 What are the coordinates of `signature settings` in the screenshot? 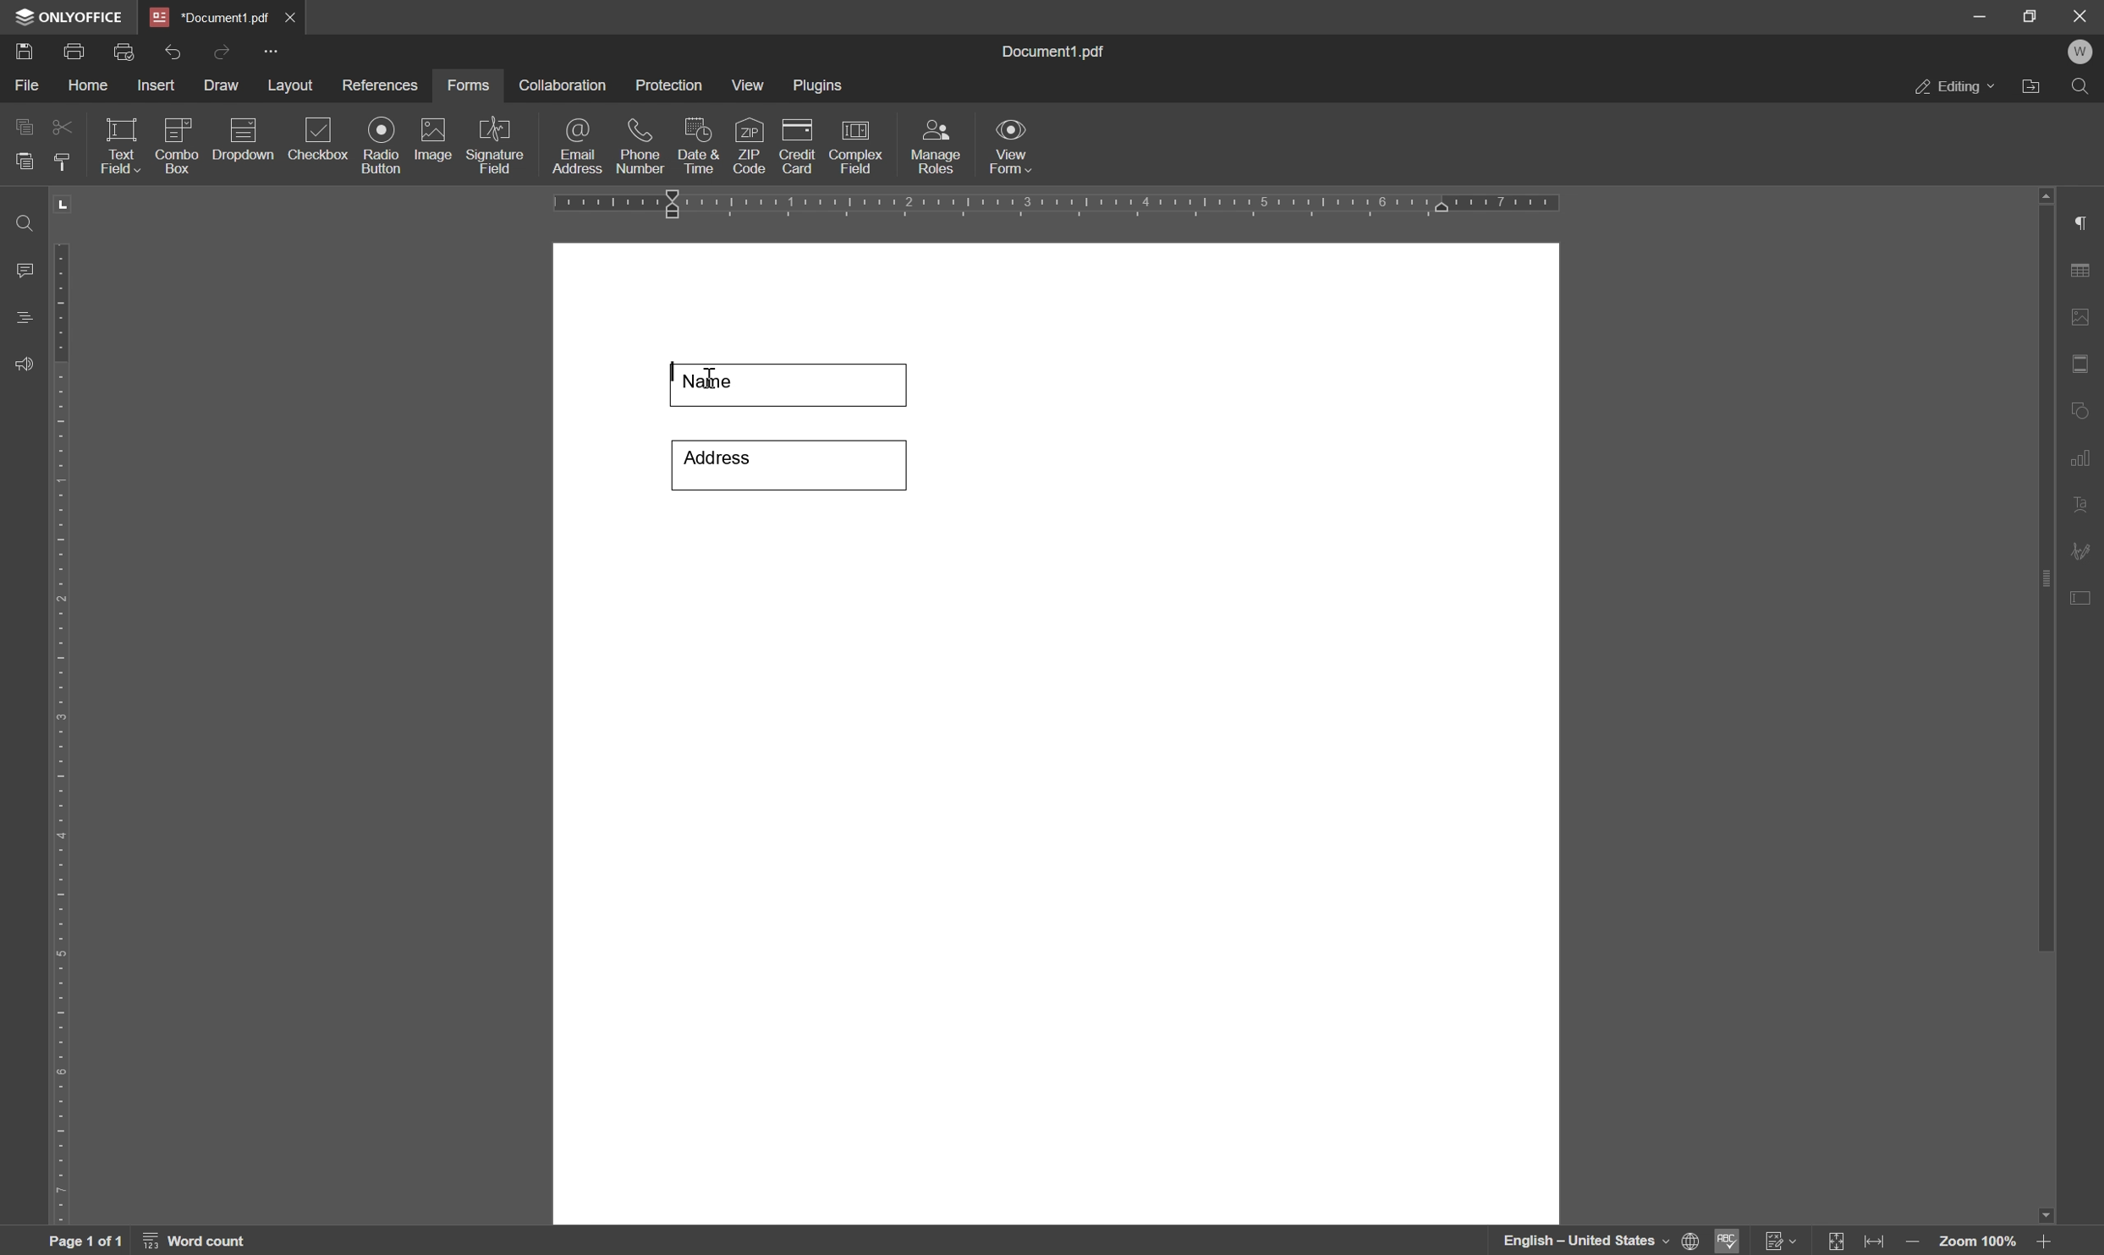 It's located at (2085, 551).